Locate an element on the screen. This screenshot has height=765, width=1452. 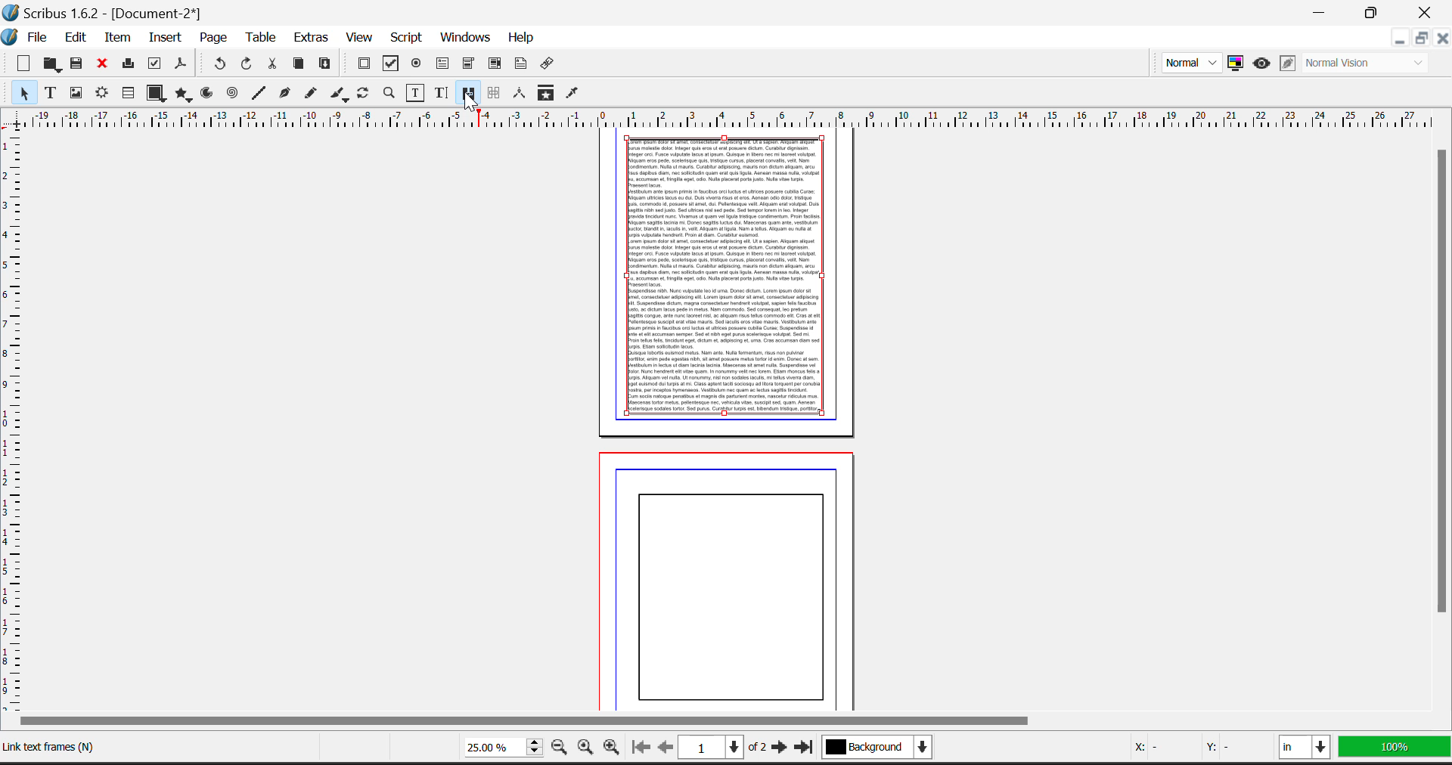
Render Frames is located at coordinates (104, 94).